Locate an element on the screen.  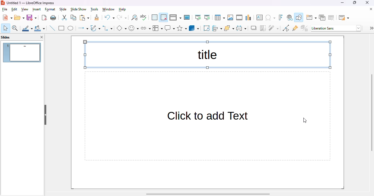
fill color is located at coordinates (40, 28).